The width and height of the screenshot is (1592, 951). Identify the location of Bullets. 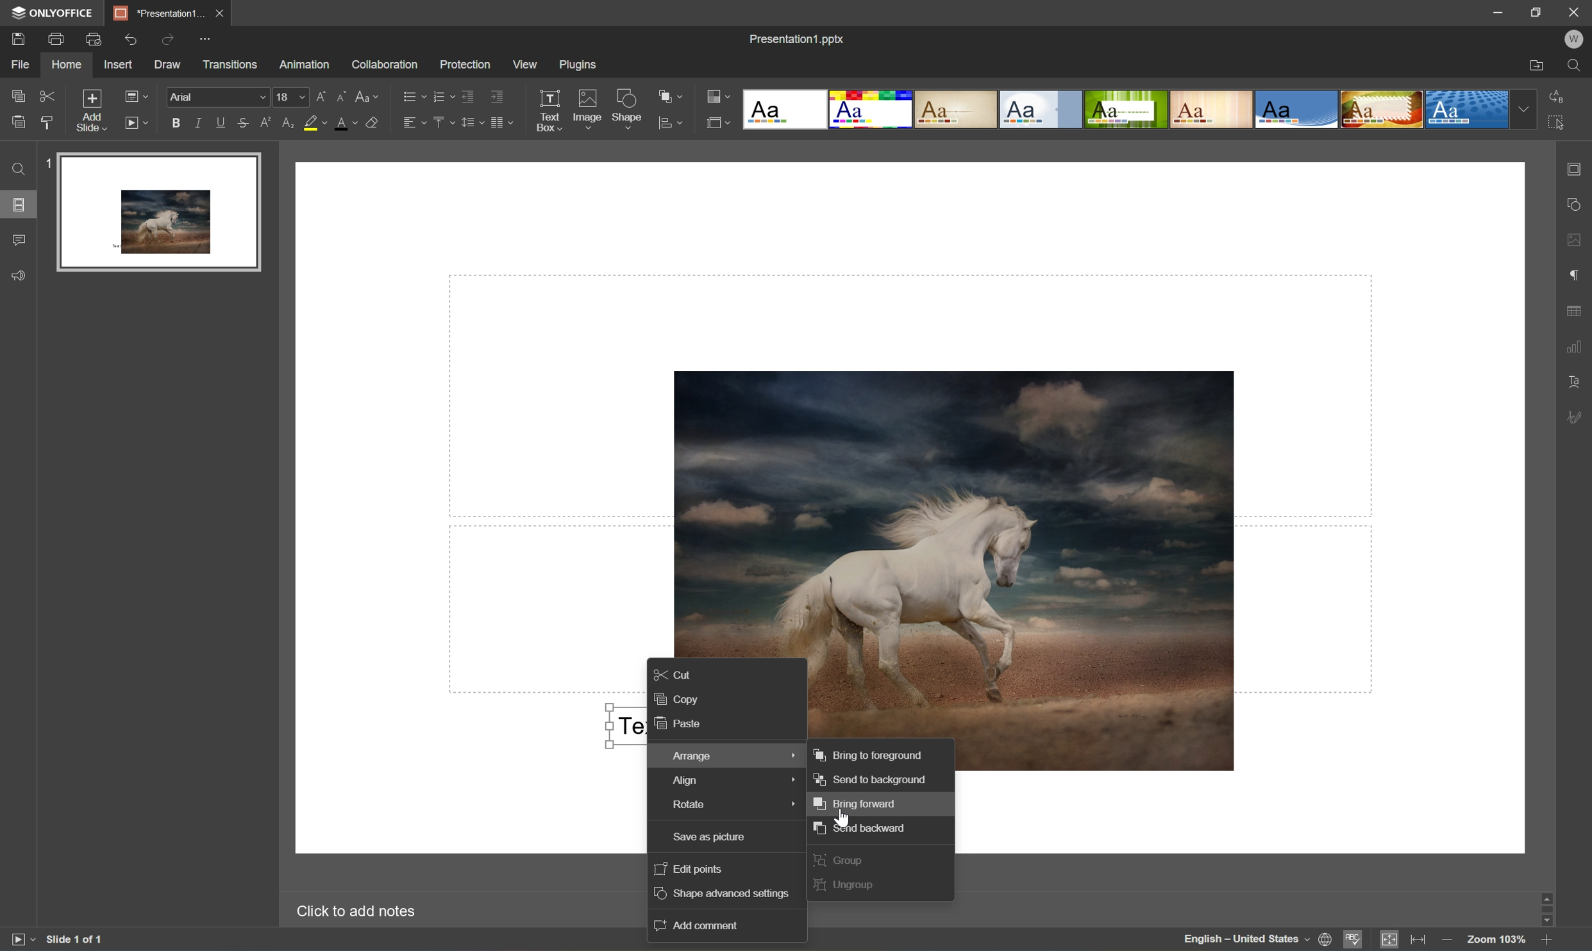
(412, 97).